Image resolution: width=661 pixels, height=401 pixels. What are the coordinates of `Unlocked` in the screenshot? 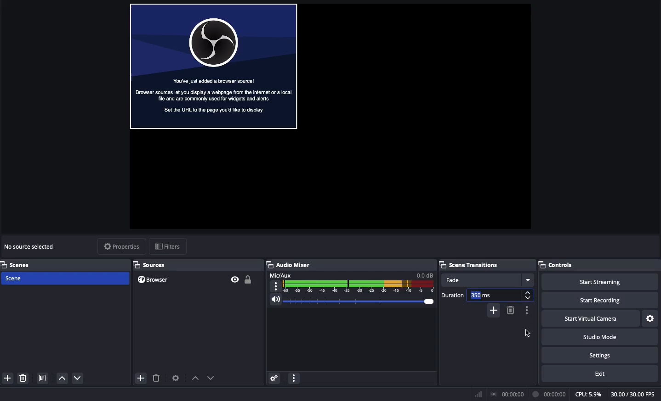 It's located at (249, 279).